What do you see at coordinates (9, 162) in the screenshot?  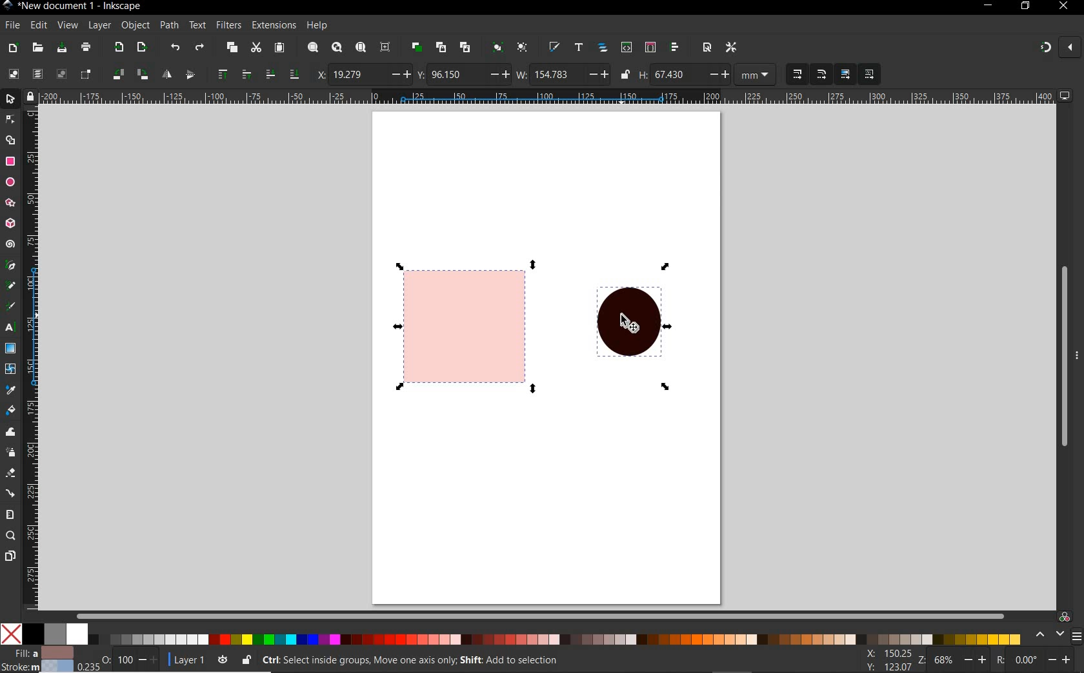 I see `rectangle tool` at bounding box center [9, 162].